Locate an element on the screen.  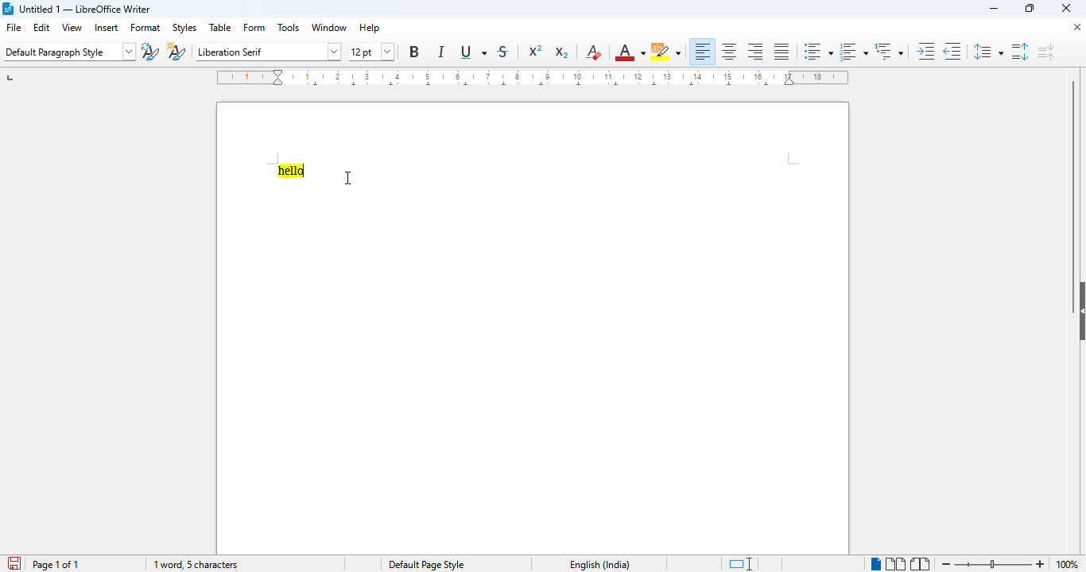
1 word, 5 characters is located at coordinates (196, 565).